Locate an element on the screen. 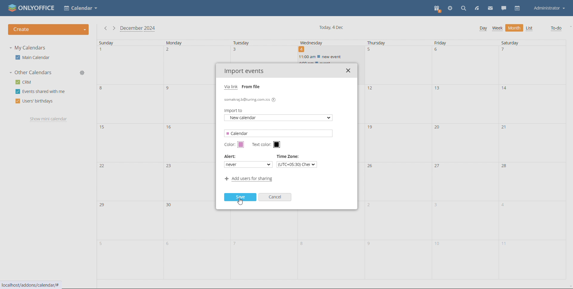 Image resolution: width=573 pixels, height=289 pixels. new calender is located at coordinates (279, 118).